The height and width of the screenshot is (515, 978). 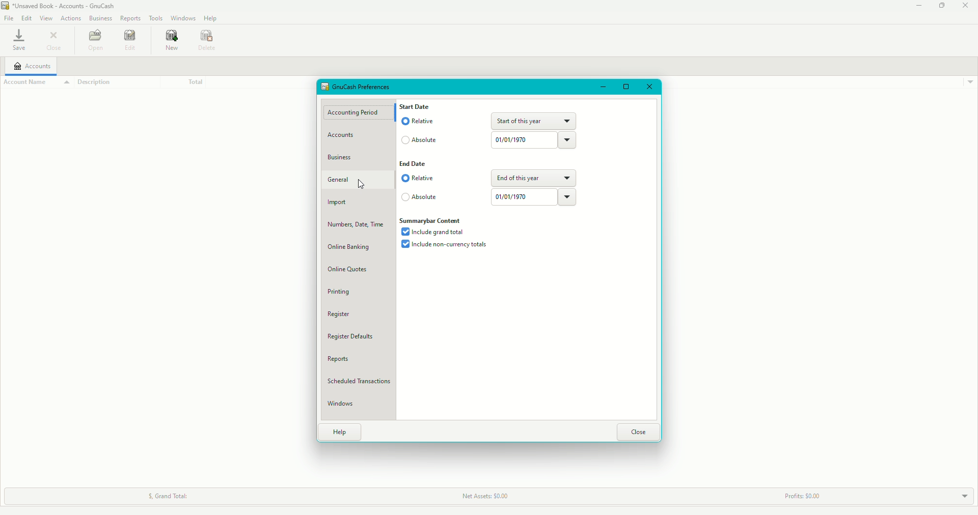 What do you see at coordinates (639, 432) in the screenshot?
I see `Close` at bounding box center [639, 432].